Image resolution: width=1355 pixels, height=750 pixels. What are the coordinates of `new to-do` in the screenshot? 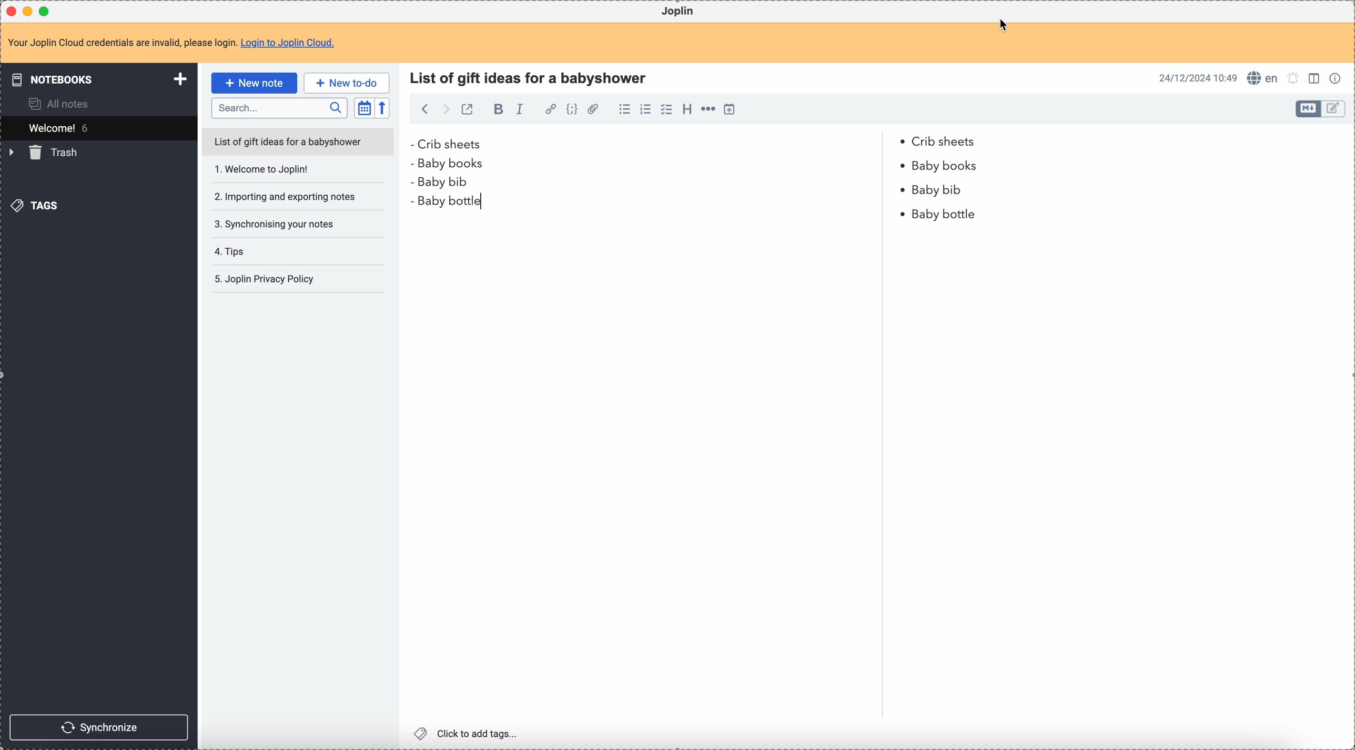 It's located at (347, 82).